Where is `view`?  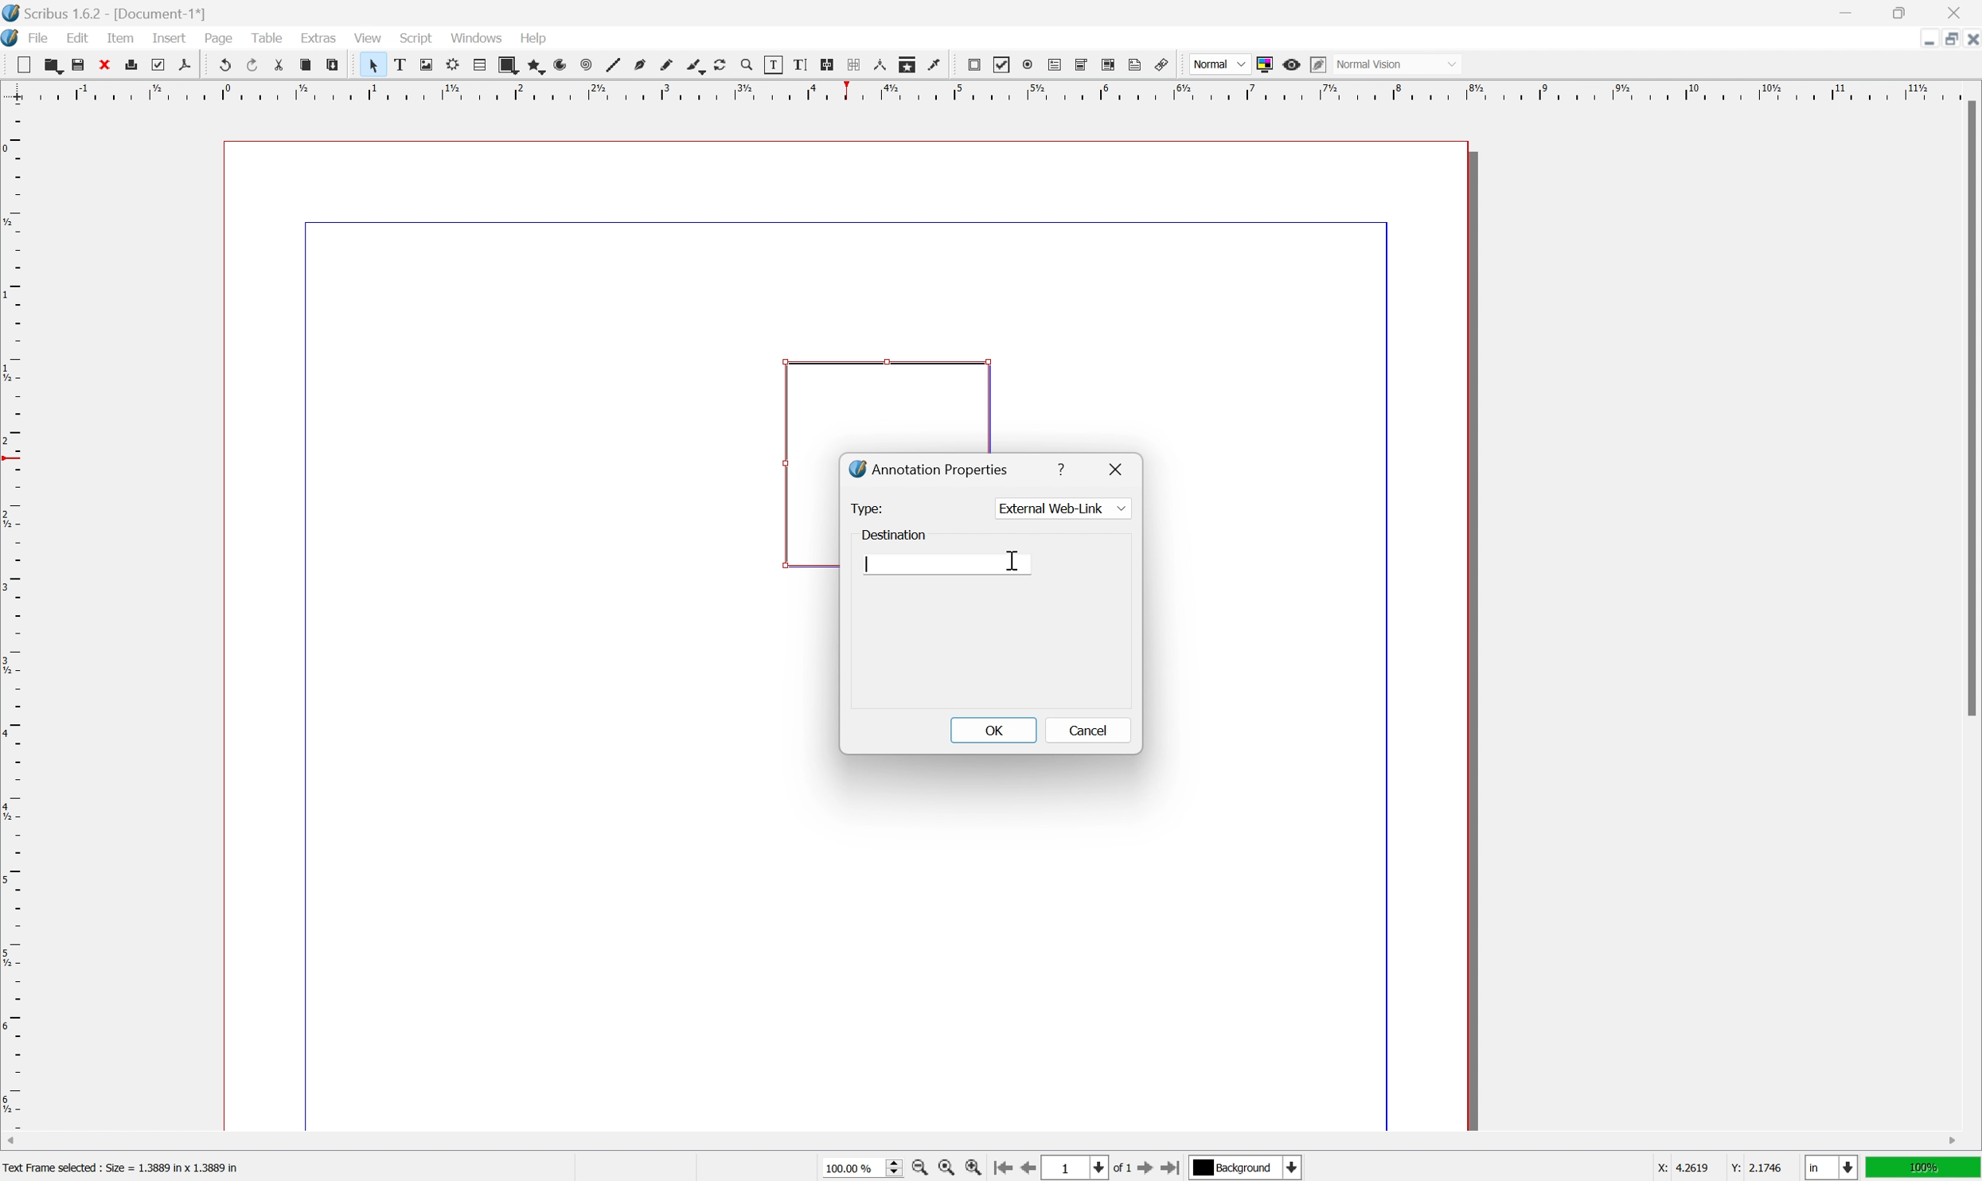 view is located at coordinates (366, 37).